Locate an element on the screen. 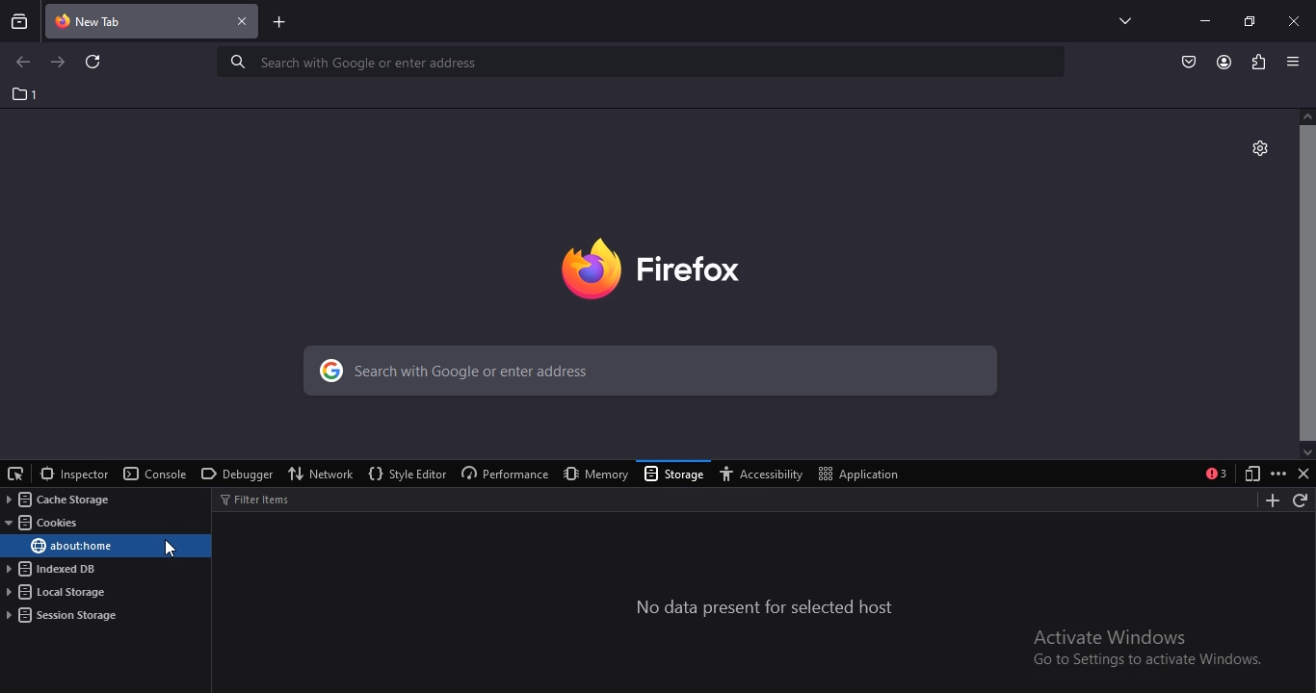  application is located at coordinates (862, 473).